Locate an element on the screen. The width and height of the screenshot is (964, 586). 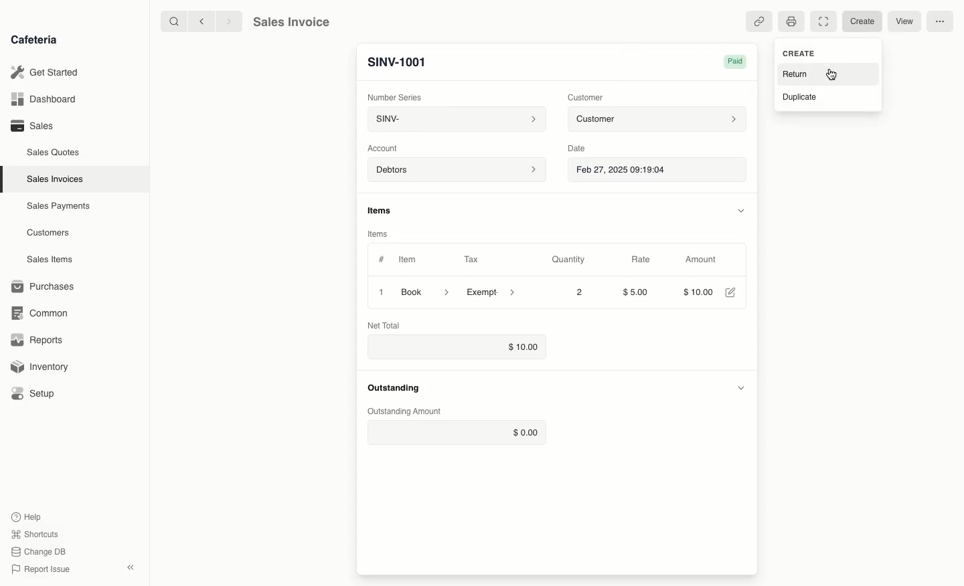
Hide is located at coordinates (740, 209).